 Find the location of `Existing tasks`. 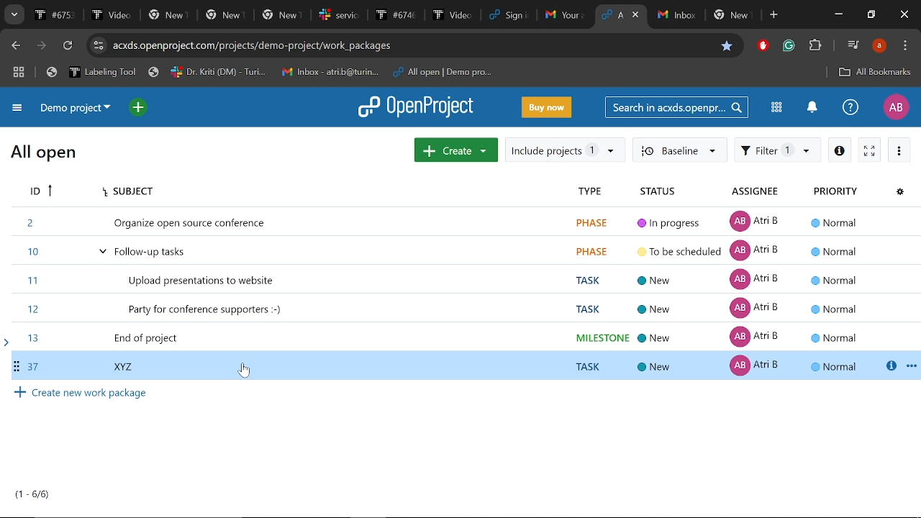

Existing tasks is located at coordinates (460, 278).